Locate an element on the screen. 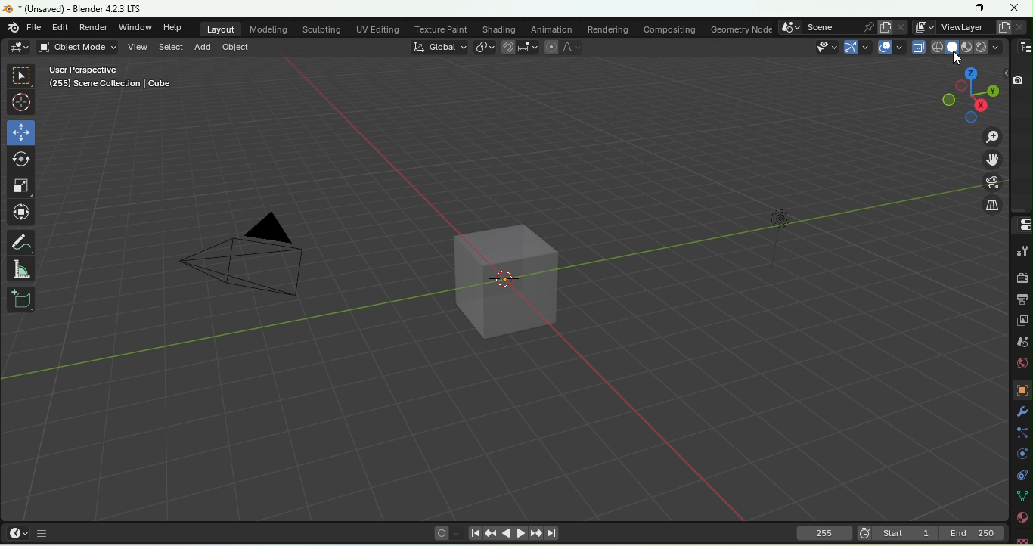 Image resolution: width=1033 pixels, height=546 pixels. Modifiers is located at coordinates (1020, 412).